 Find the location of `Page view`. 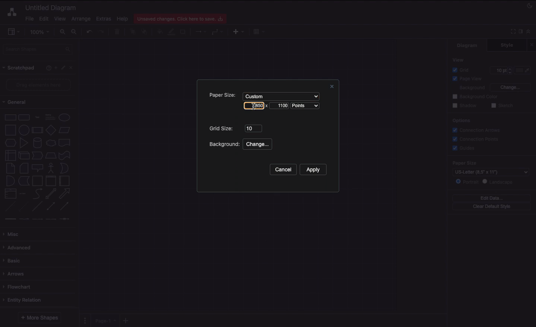

Page view is located at coordinates (466, 79).